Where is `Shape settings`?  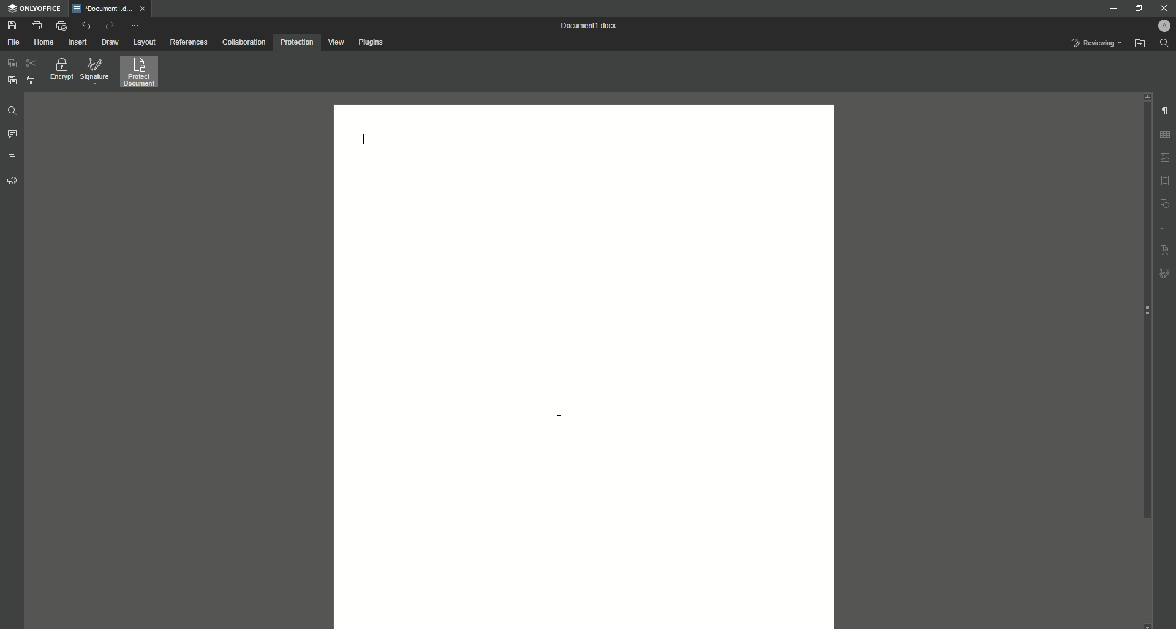
Shape settings is located at coordinates (1166, 204).